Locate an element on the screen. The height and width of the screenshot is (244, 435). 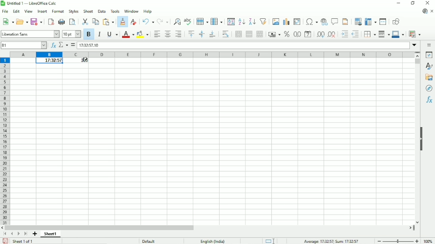
Align left is located at coordinates (157, 34).